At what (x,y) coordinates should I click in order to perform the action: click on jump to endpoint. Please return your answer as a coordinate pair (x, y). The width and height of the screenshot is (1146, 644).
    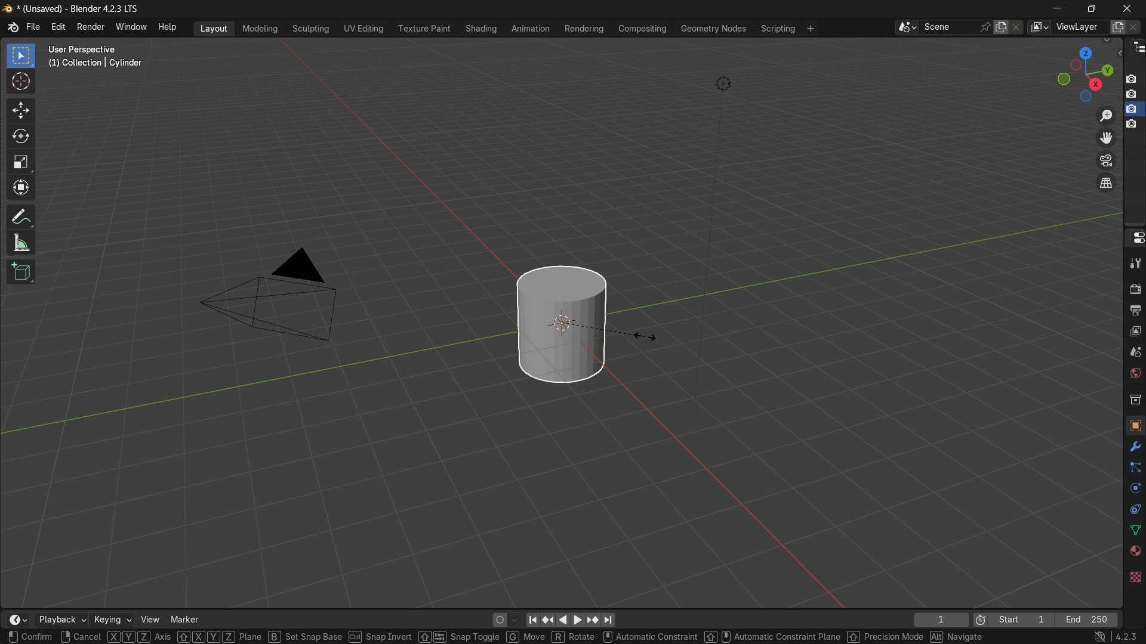
    Looking at the image, I should click on (609, 620).